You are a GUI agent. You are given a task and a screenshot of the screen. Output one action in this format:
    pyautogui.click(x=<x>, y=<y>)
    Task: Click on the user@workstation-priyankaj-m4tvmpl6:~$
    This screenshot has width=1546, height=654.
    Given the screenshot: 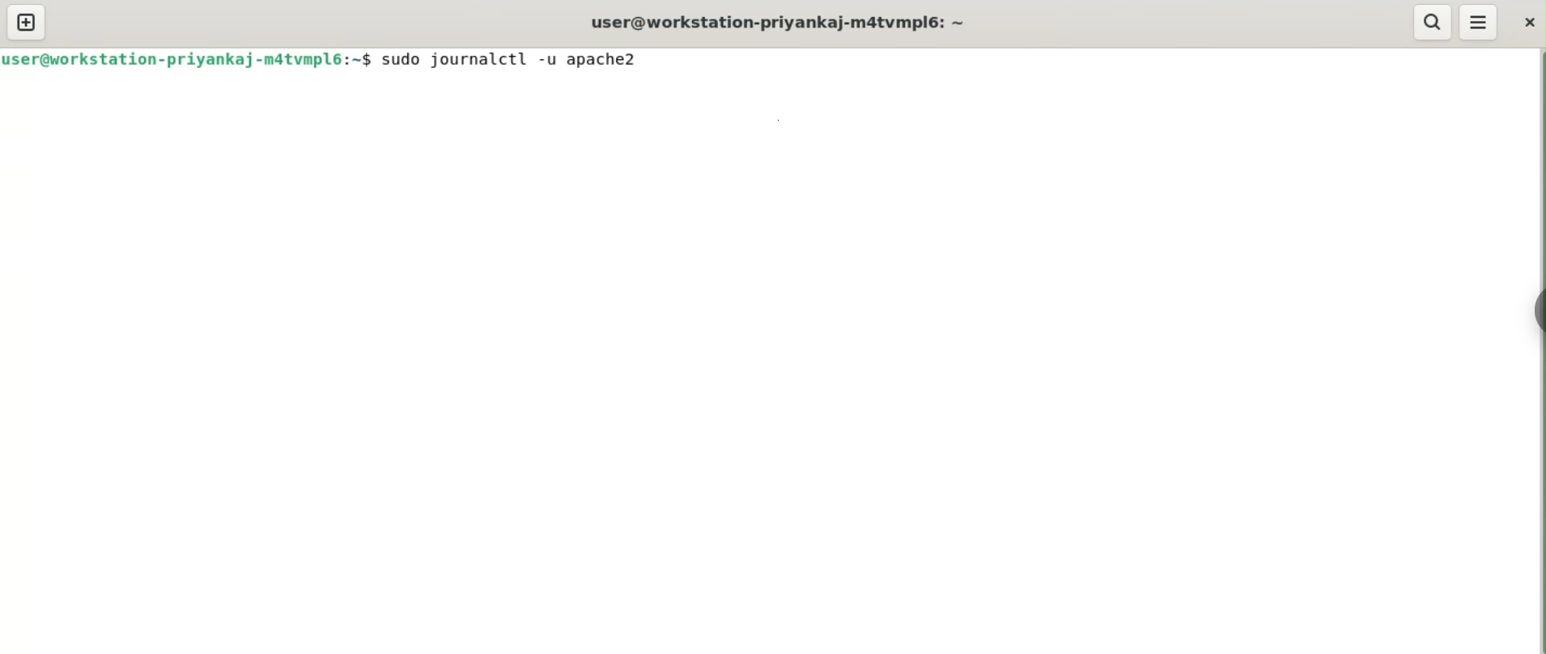 What is the action you would take?
    pyautogui.click(x=189, y=59)
    